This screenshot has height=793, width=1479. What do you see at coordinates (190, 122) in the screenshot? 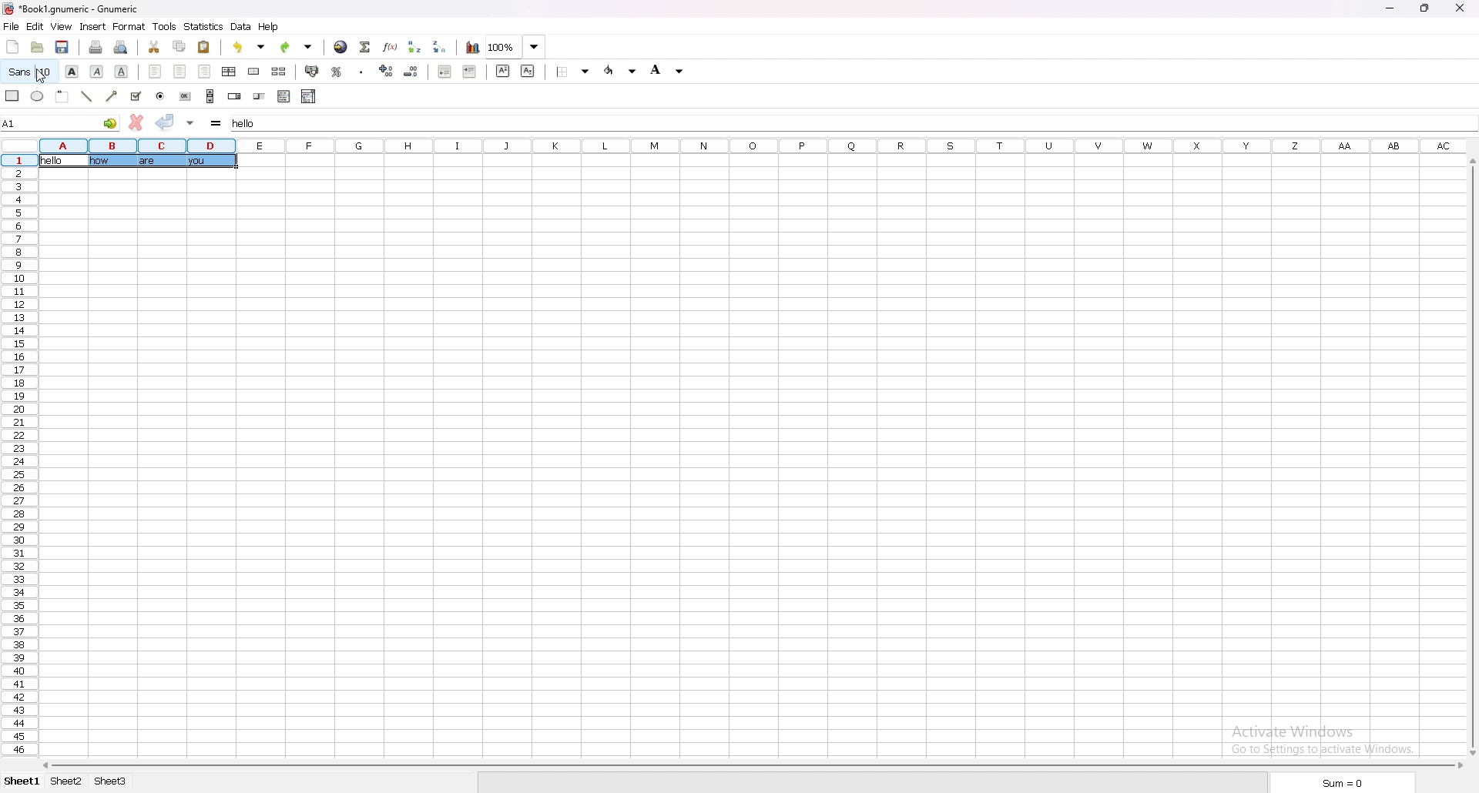
I see `accept changes in all cells` at bounding box center [190, 122].